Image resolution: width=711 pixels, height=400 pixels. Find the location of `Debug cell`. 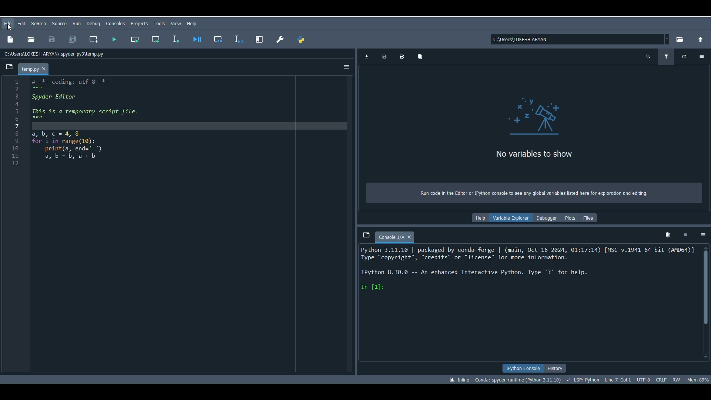

Debug cell is located at coordinates (219, 39).